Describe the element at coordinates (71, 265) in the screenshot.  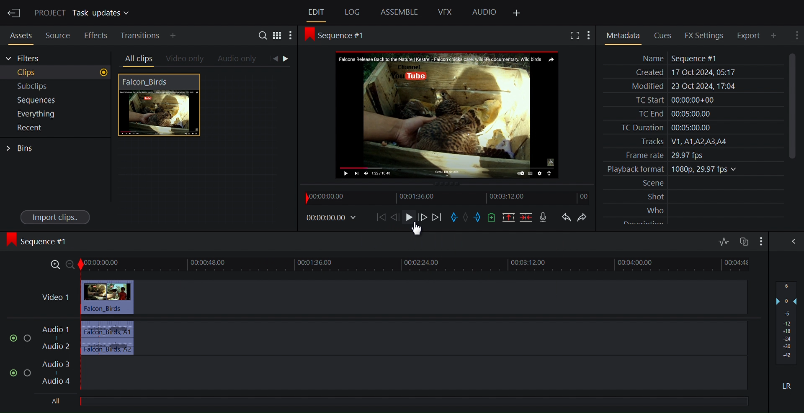
I see `zoom out` at that location.